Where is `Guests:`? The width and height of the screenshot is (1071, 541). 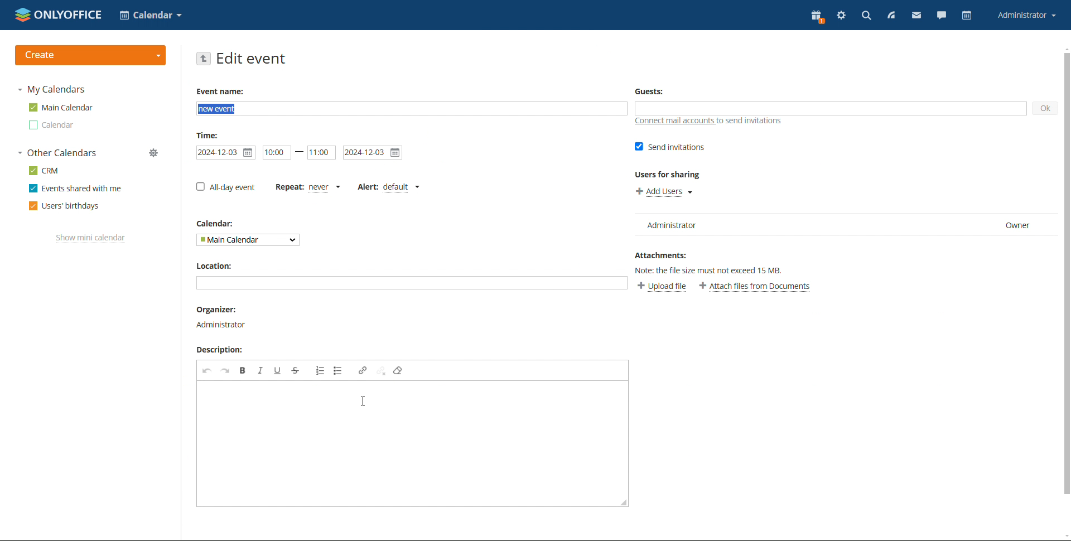
Guests: is located at coordinates (649, 90).